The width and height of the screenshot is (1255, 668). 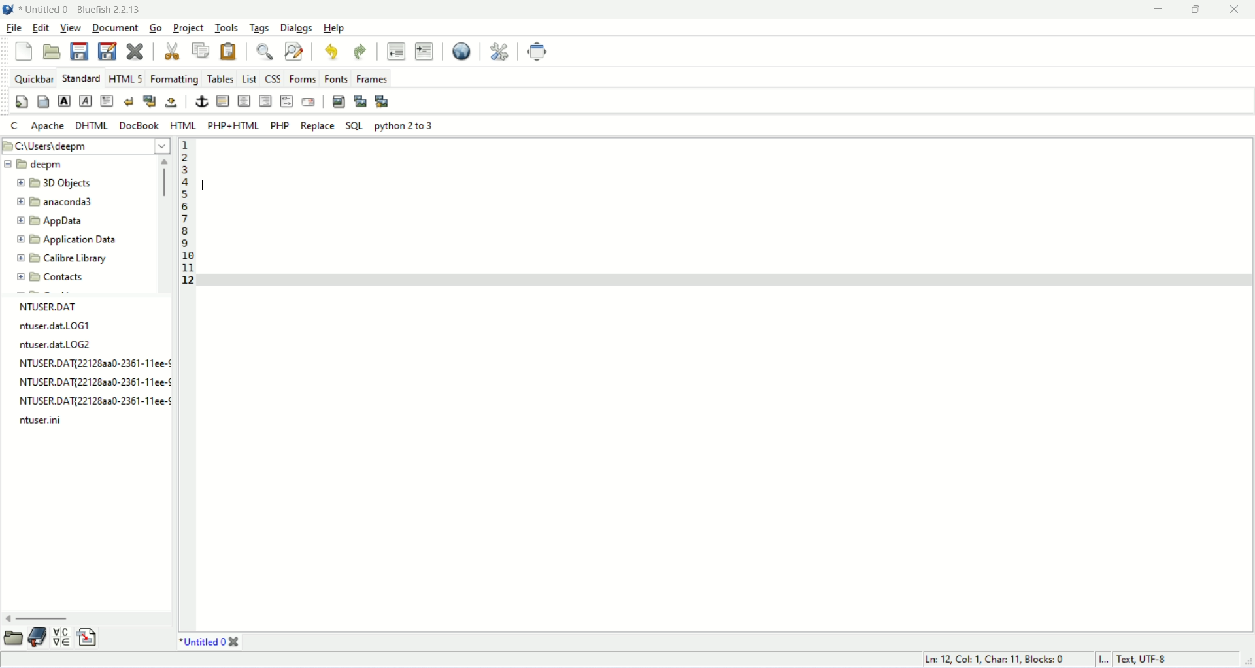 What do you see at coordinates (115, 27) in the screenshot?
I see `document` at bounding box center [115, 27].